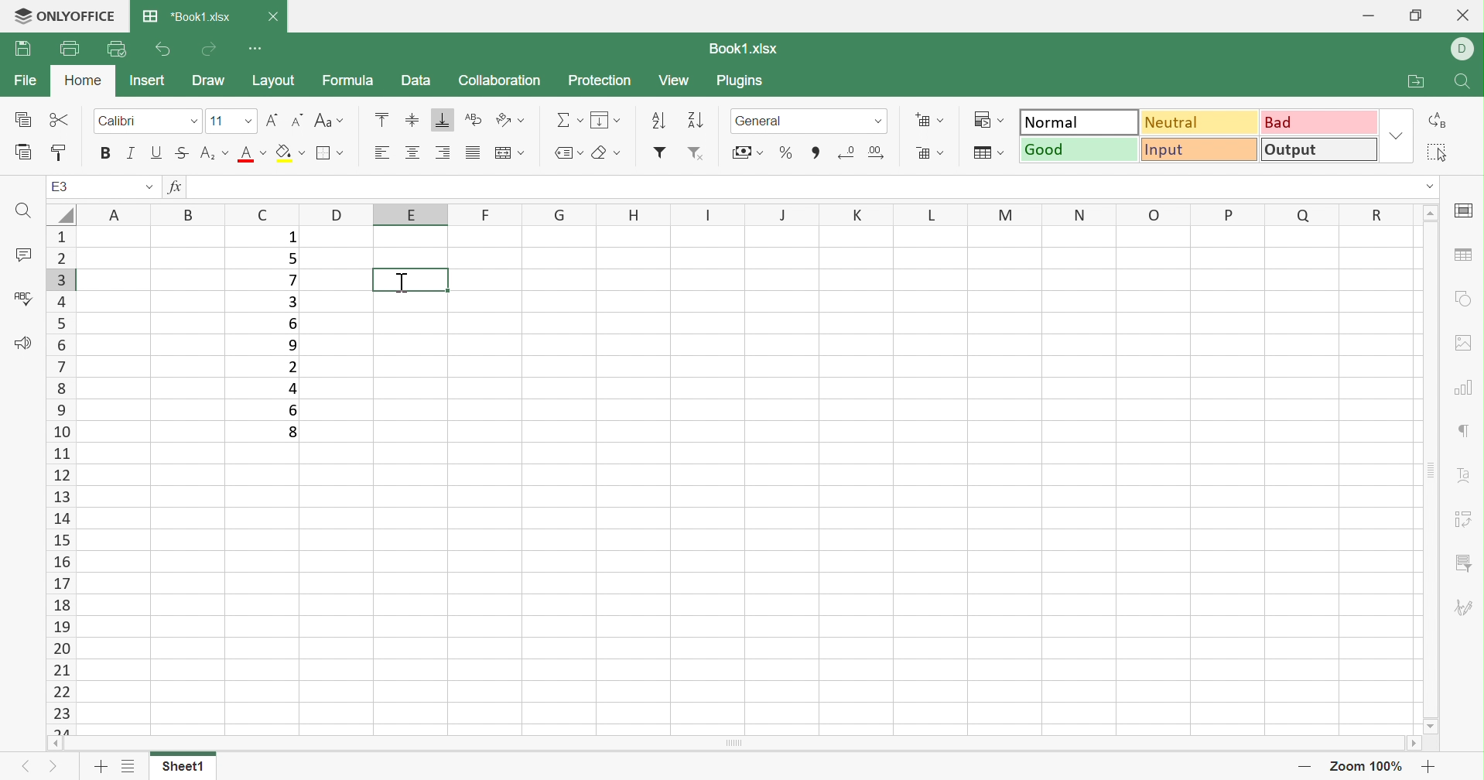  Describe the element at coordinates (1413, 743) in the screenshot. I see `Scroll Right` at that location.